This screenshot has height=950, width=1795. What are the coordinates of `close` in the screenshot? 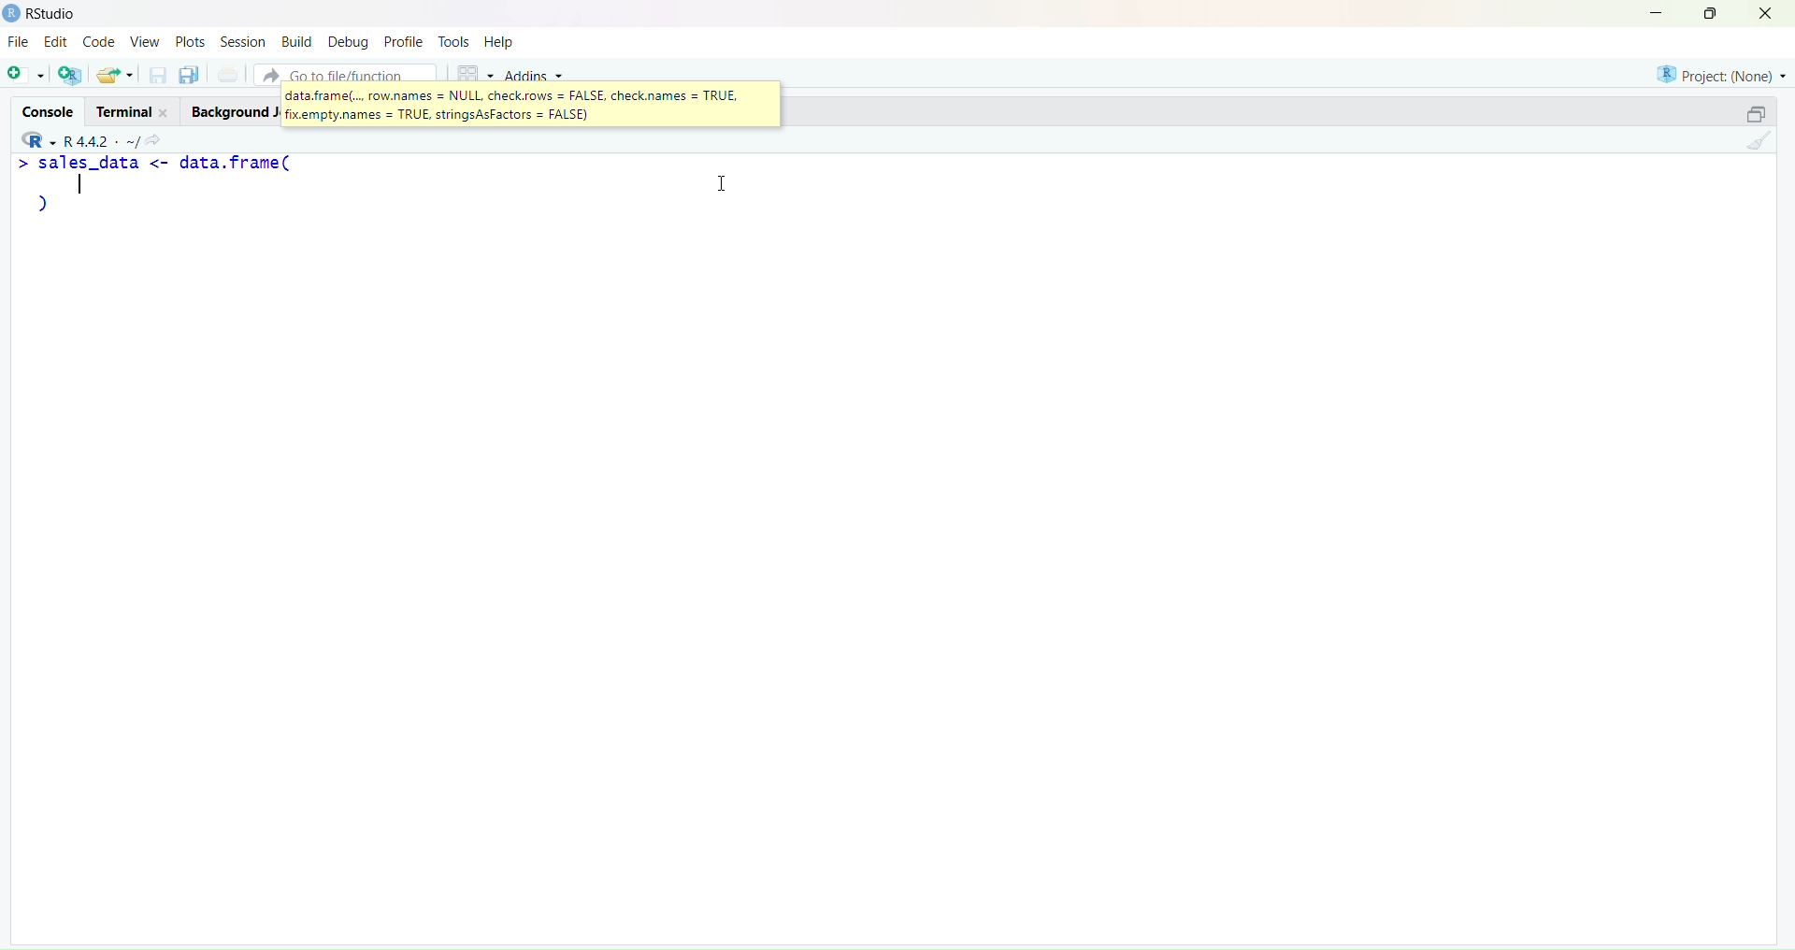 It's located at (1773, 14).